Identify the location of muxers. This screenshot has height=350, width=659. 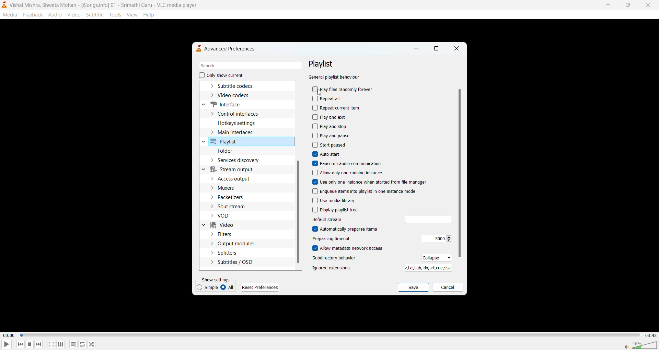
(229, 188).